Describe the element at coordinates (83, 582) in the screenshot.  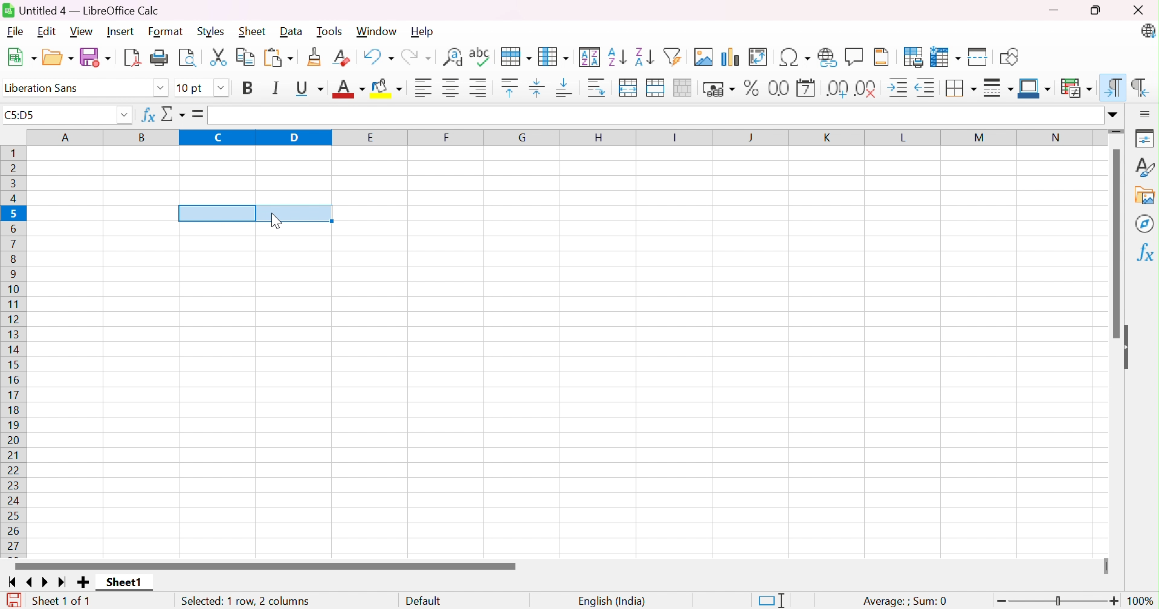
I see `Add new sheet` at that location.